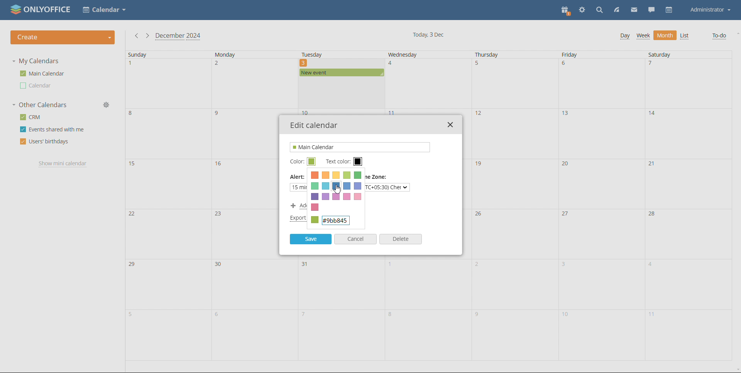 This screenshot has height=373, width=741. What do you see at coordinates (39, 105) in the screenshot?
I see `other calendars` at bounding box center [39, 105].